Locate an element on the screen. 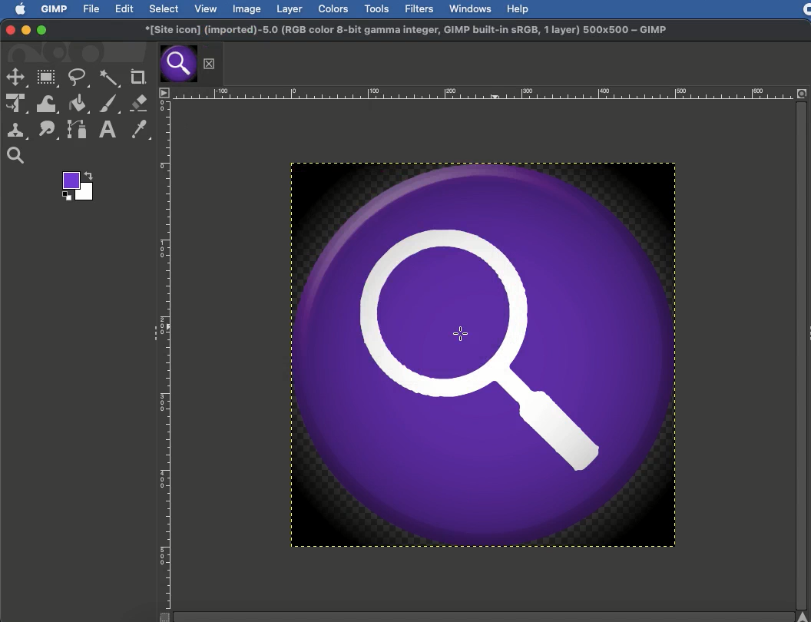  Color picker is located at coordinates (140, 128).